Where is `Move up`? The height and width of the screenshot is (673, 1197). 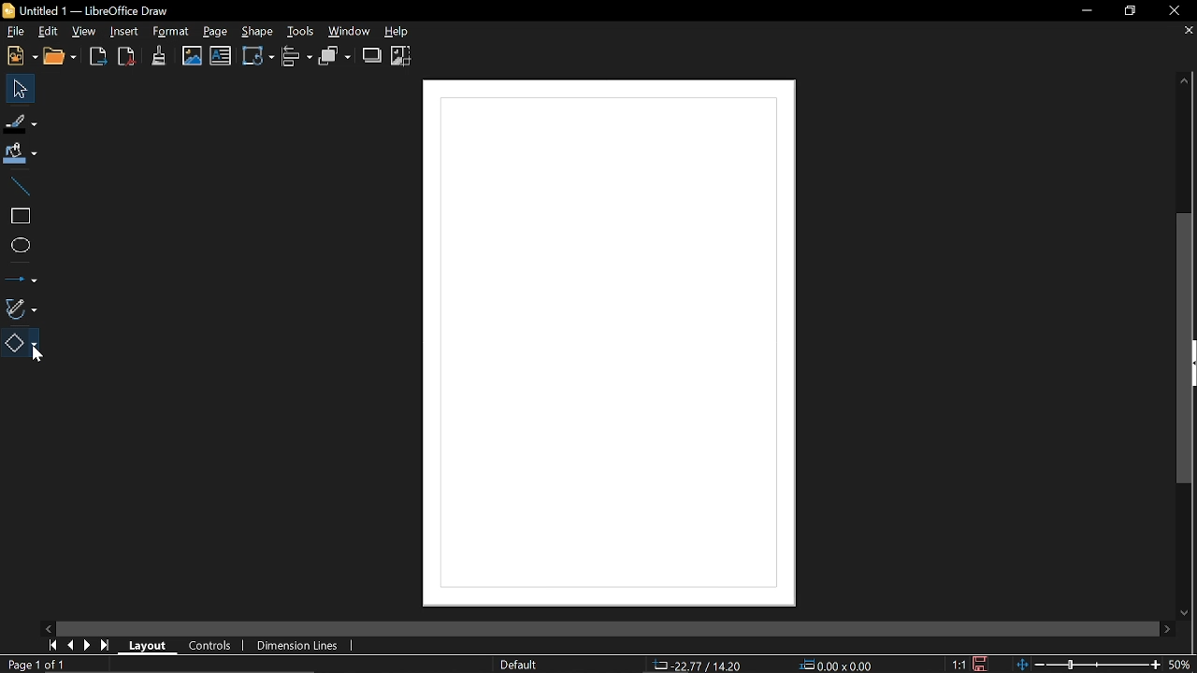
Move up is located at coordinates (1185, 80).